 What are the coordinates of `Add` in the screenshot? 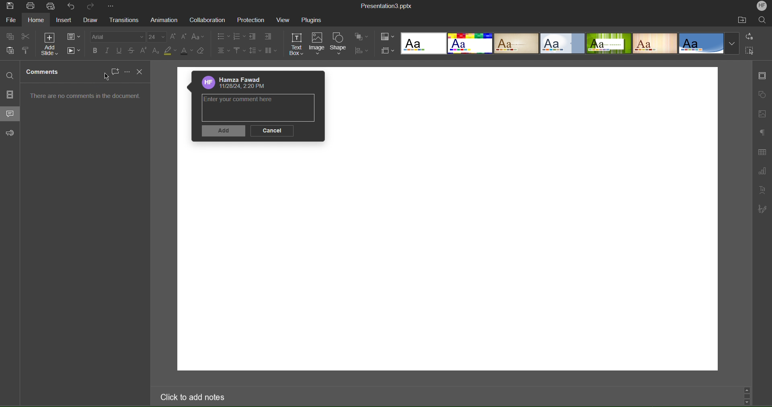 It's located at (223, 132).